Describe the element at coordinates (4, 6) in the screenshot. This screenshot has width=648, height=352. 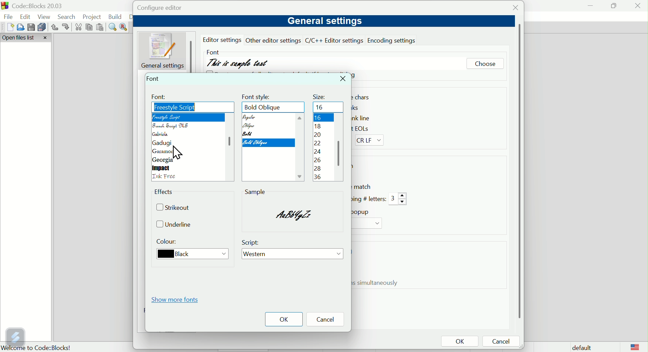
I see `app logo` at that location.